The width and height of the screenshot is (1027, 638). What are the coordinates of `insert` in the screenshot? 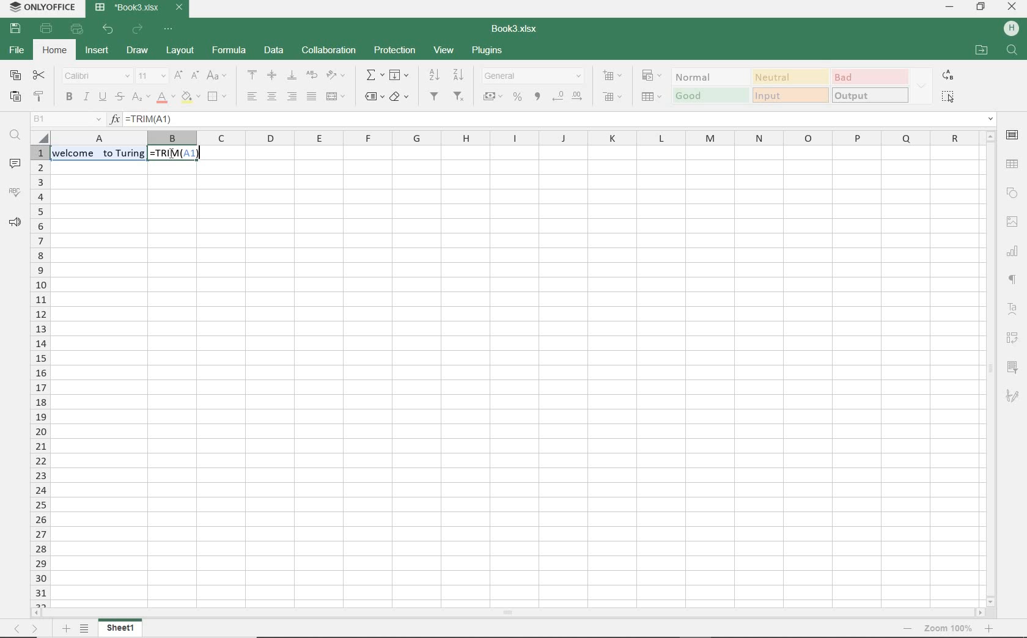 It's located at (98, 51).